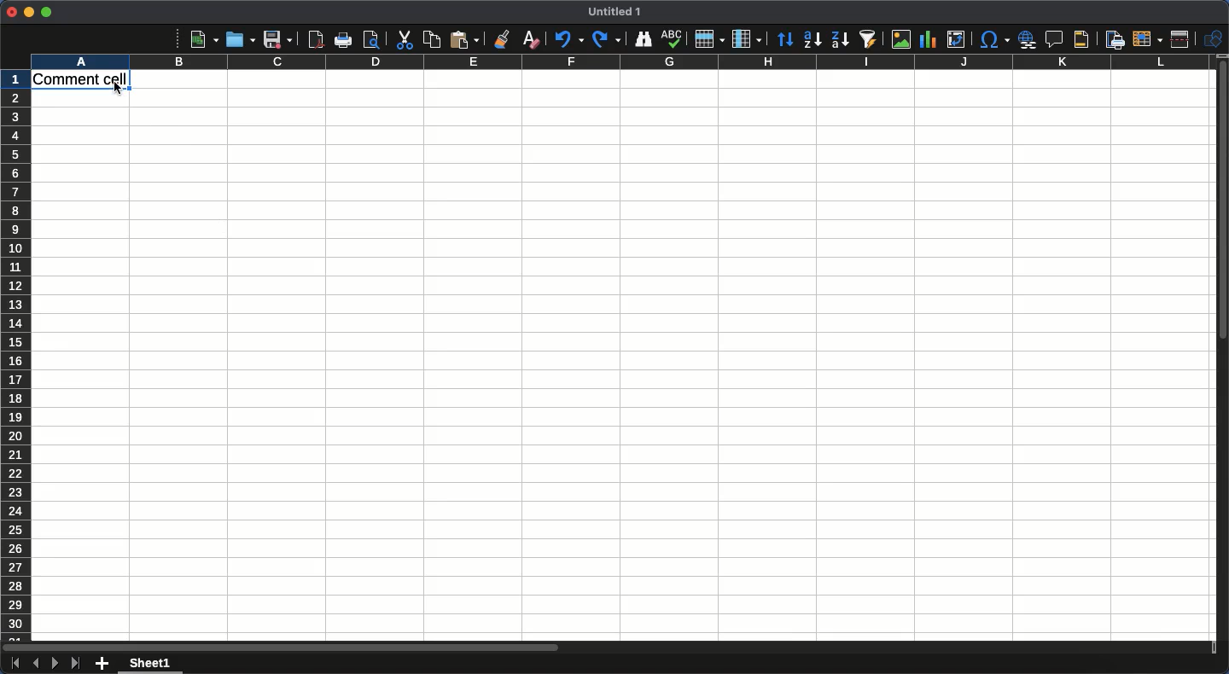 The height and width of the screenshot is (674, 1229). I want to click on Sheet 1, so click(153, 664).